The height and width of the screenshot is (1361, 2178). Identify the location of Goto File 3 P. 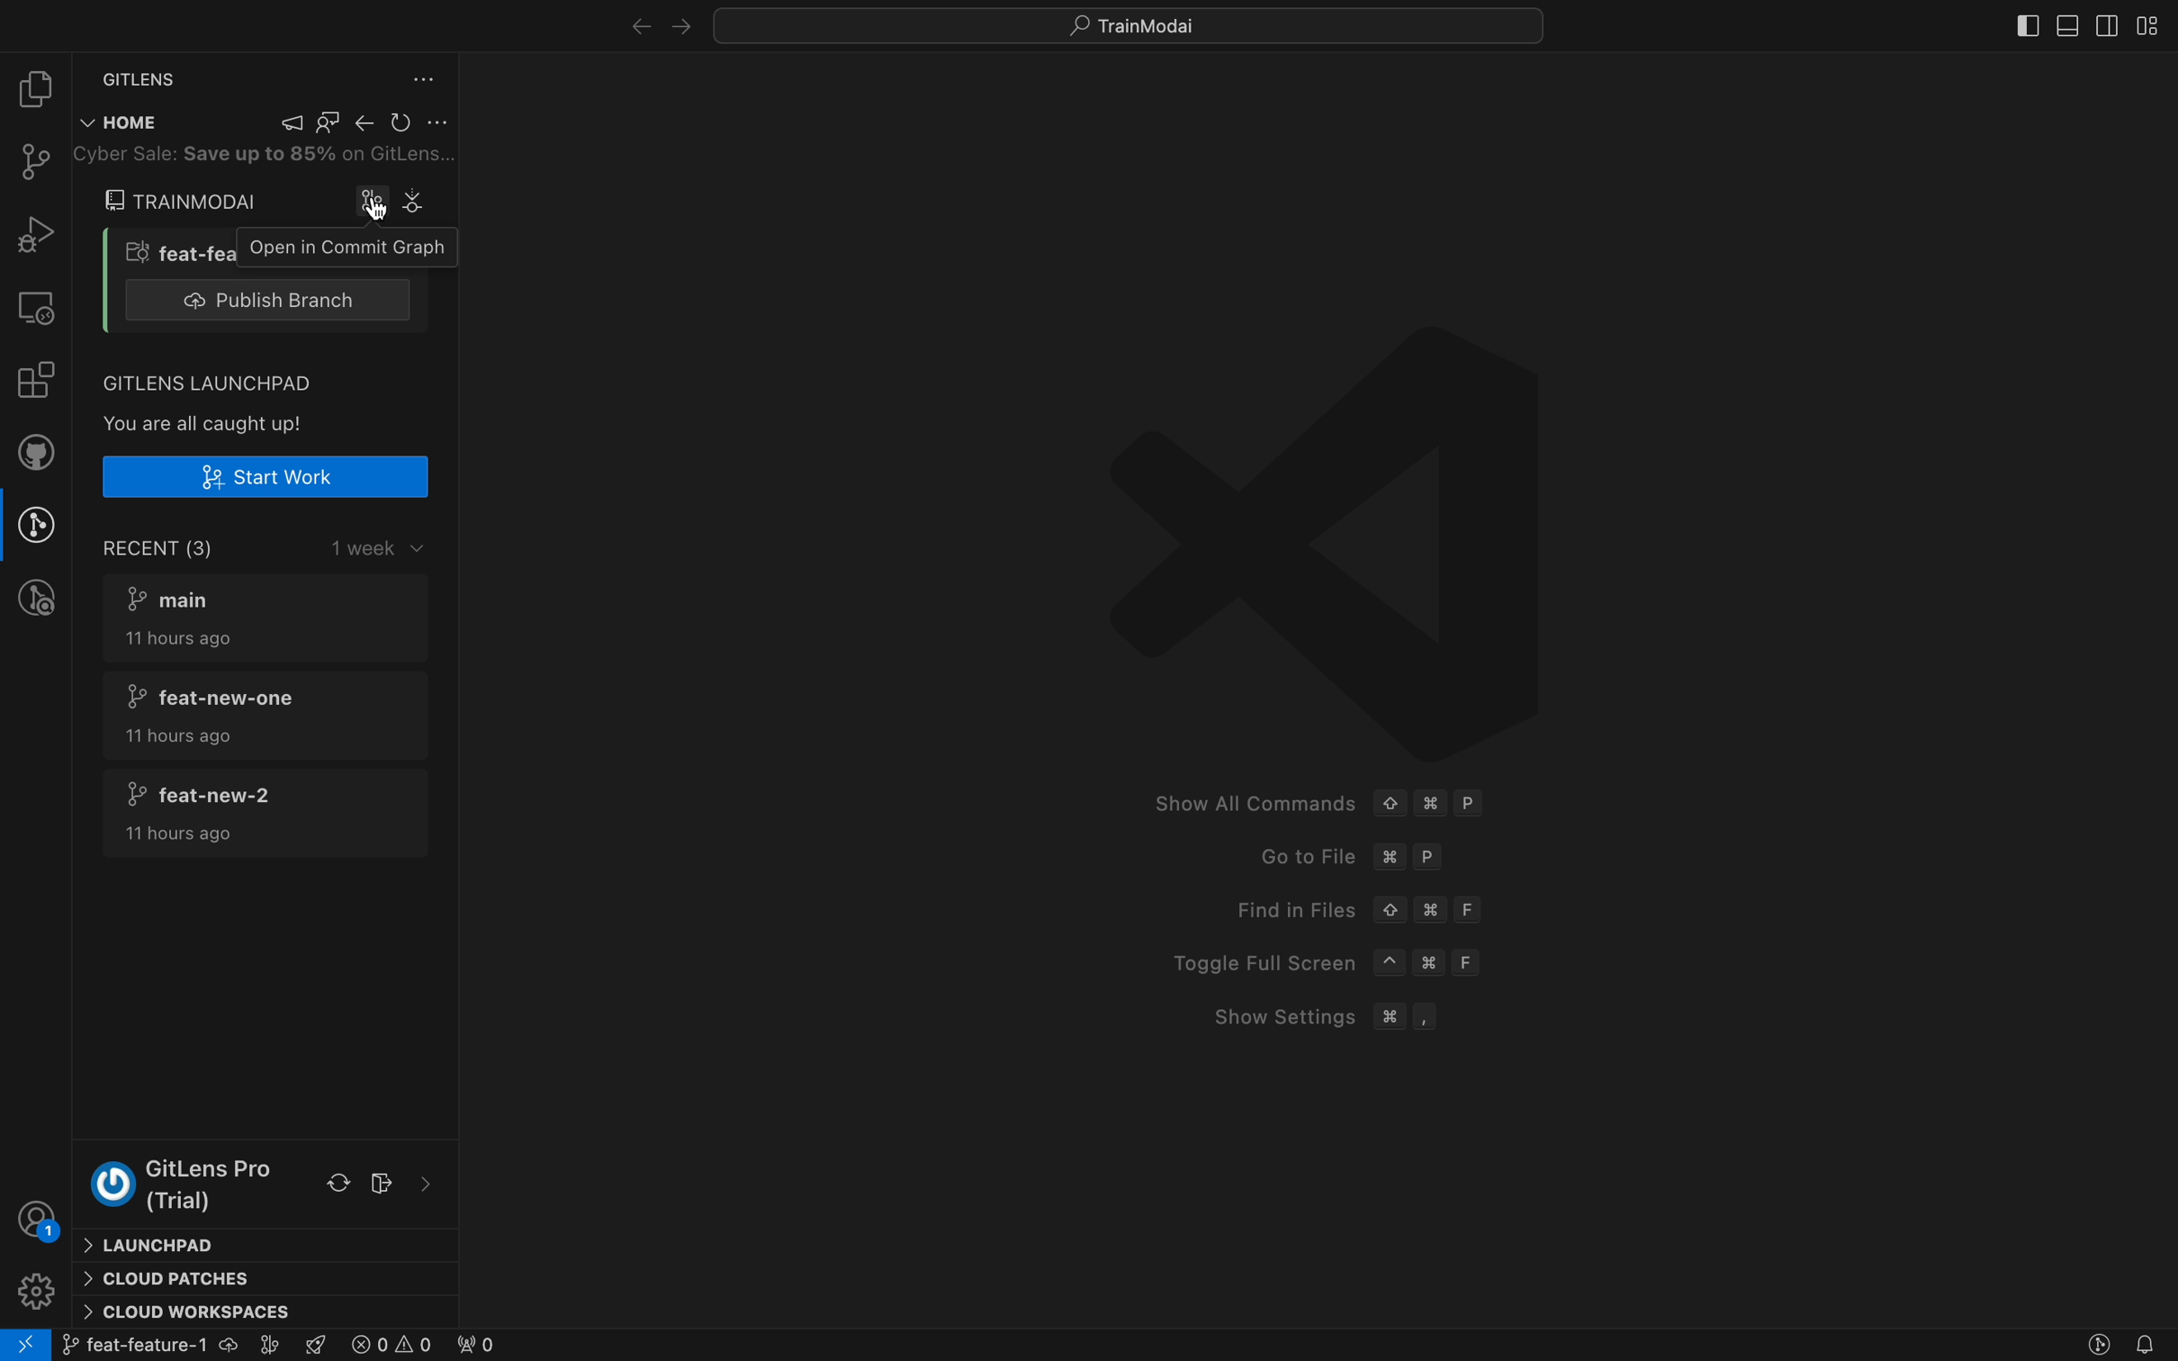
(1347, 853).